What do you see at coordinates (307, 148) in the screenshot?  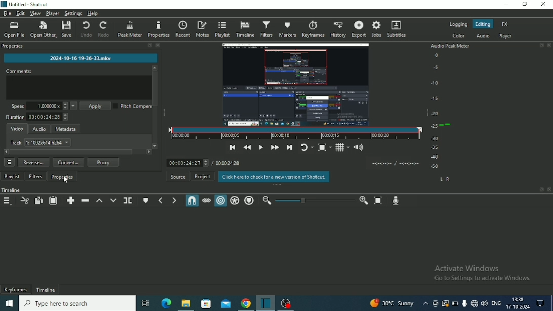 I see `Toggle player looping` at bounding box center [307, 148].